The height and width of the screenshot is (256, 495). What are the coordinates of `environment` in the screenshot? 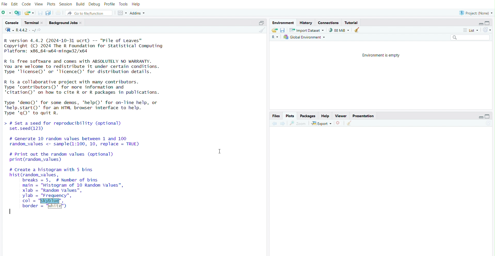 It's located at (283, 22).